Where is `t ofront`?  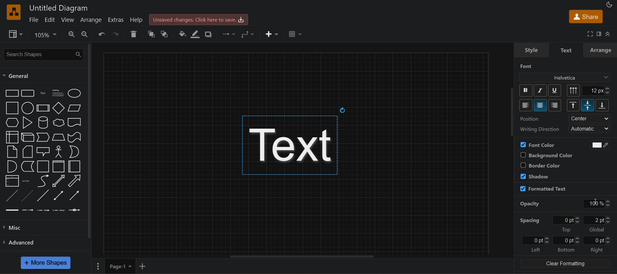 t ofront is located at coordinates (166, 33).